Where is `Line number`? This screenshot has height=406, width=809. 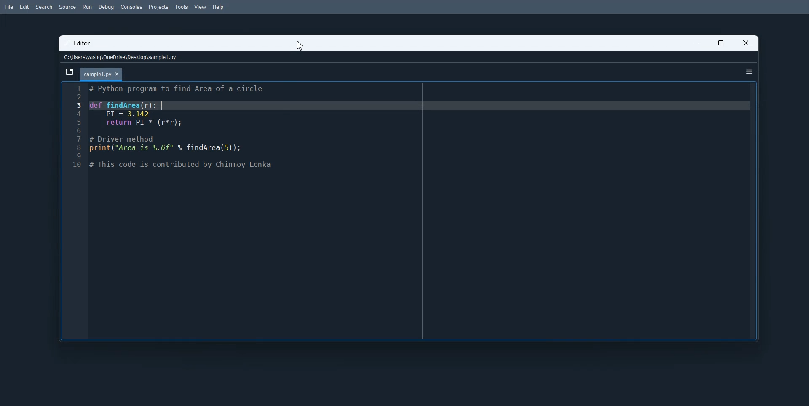
Line number is located at coordinates (75, 211).